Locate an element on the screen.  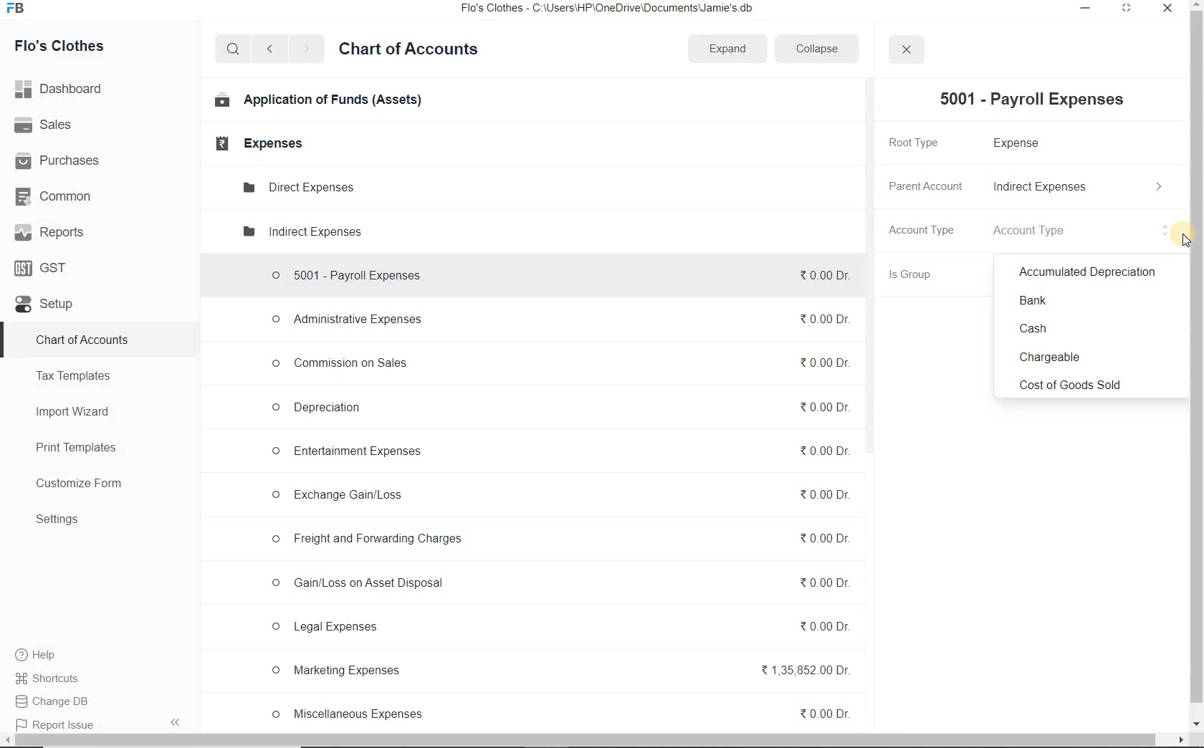
Chart of Accounts is located at coordinates (408, 51).